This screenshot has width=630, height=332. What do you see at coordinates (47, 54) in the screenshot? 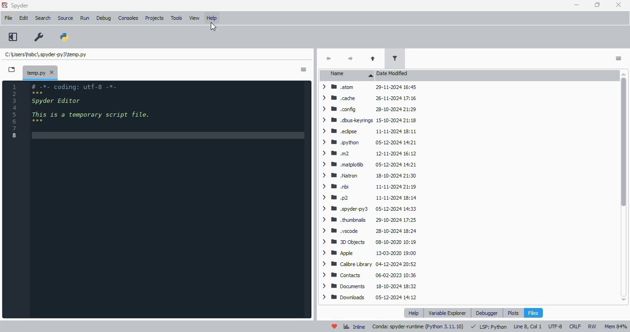
I see `temporary file` at bounding box center [47, 54].